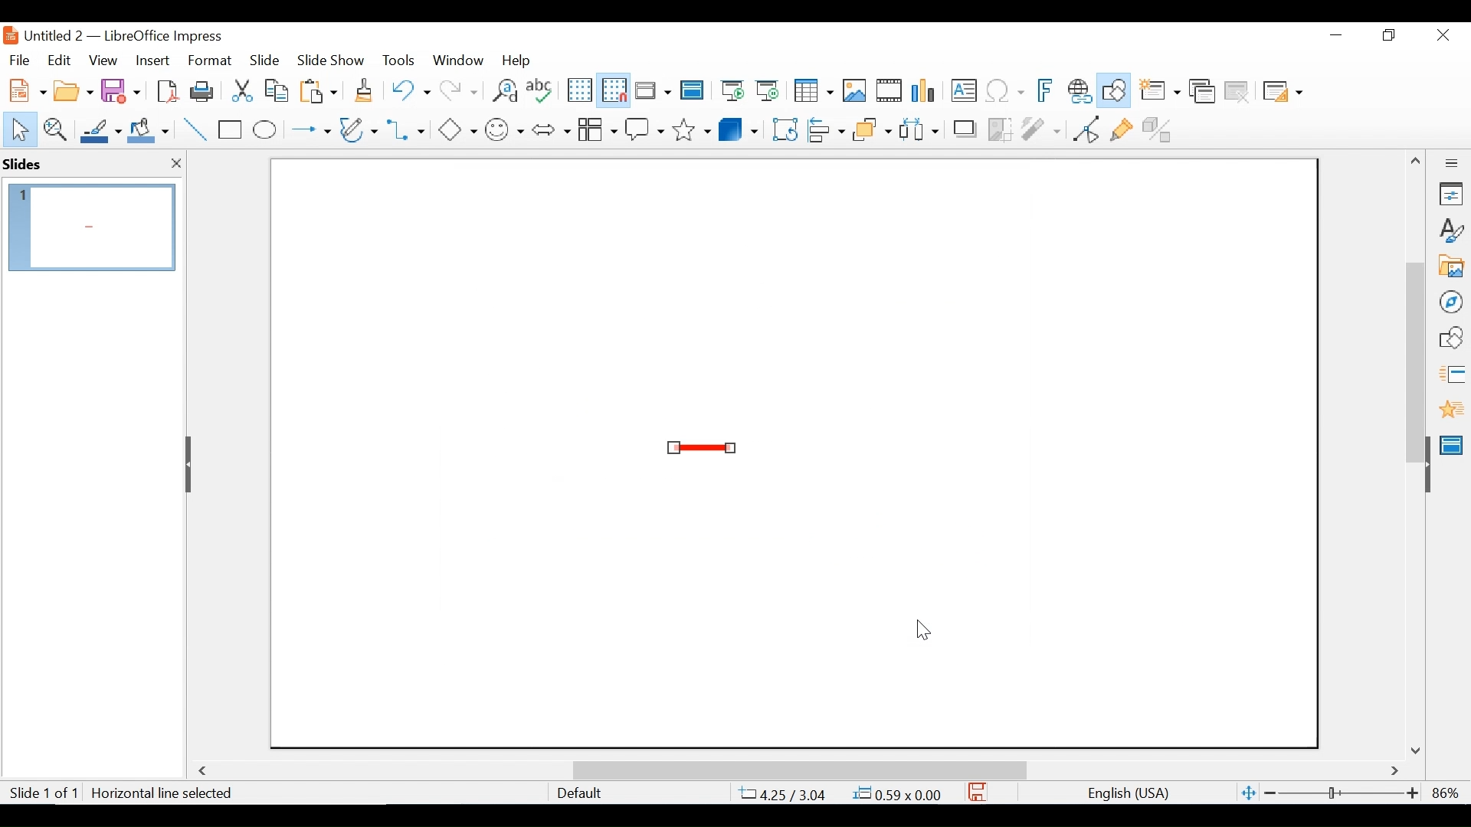  I want to click on Open, so click(73, 89).